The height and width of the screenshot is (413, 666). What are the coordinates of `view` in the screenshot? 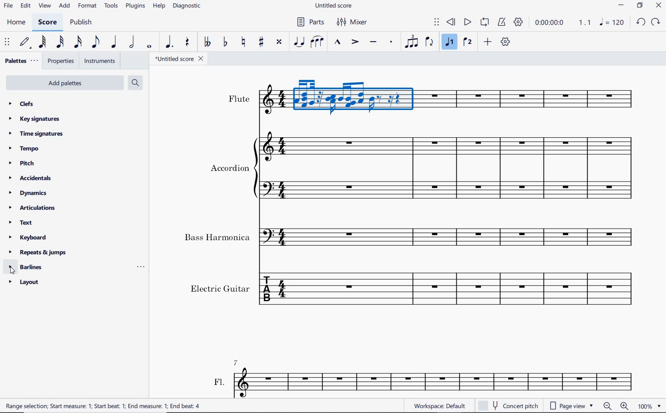 It's located at (45, 6).